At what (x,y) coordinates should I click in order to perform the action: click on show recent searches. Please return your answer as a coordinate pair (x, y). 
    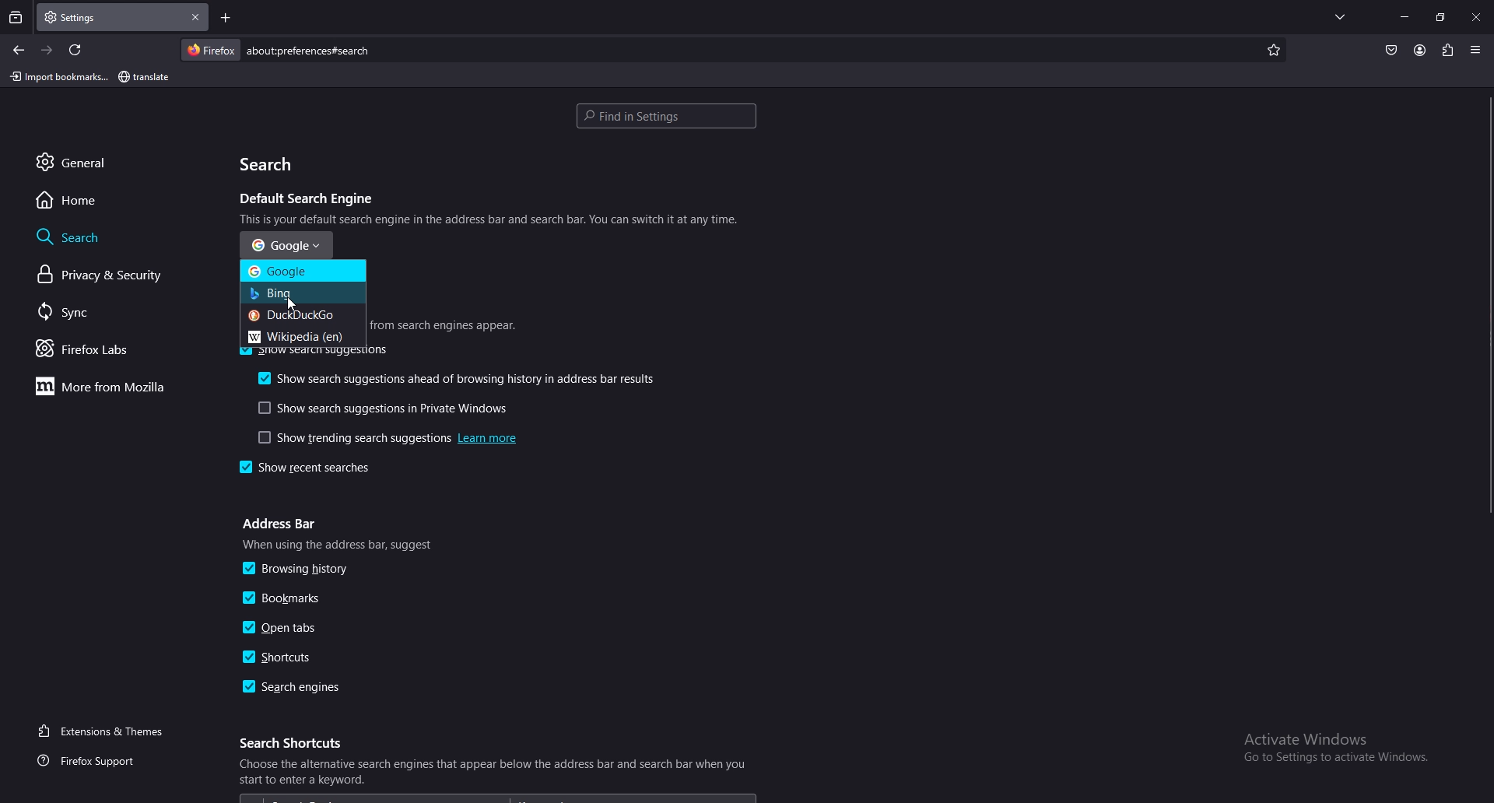
    Looking at the image, I should click on (321, 469).